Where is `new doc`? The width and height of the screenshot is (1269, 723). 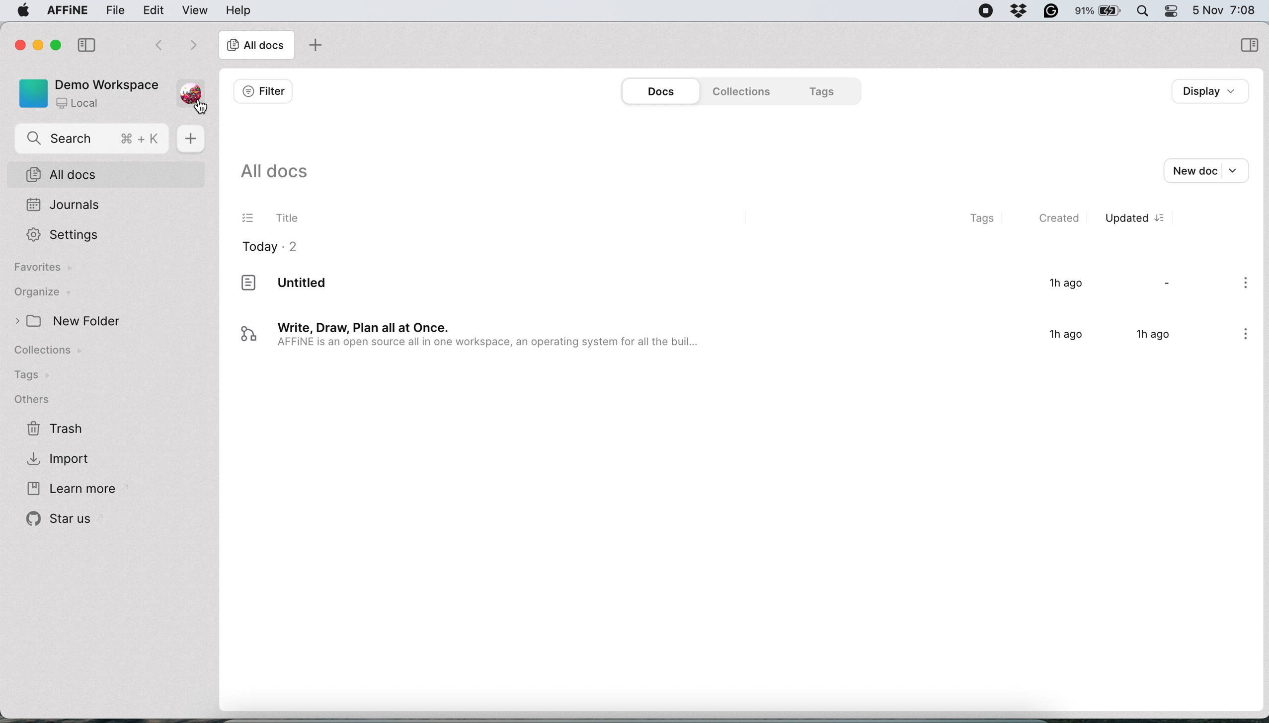 new doc is located at coordinates (1212, 169).